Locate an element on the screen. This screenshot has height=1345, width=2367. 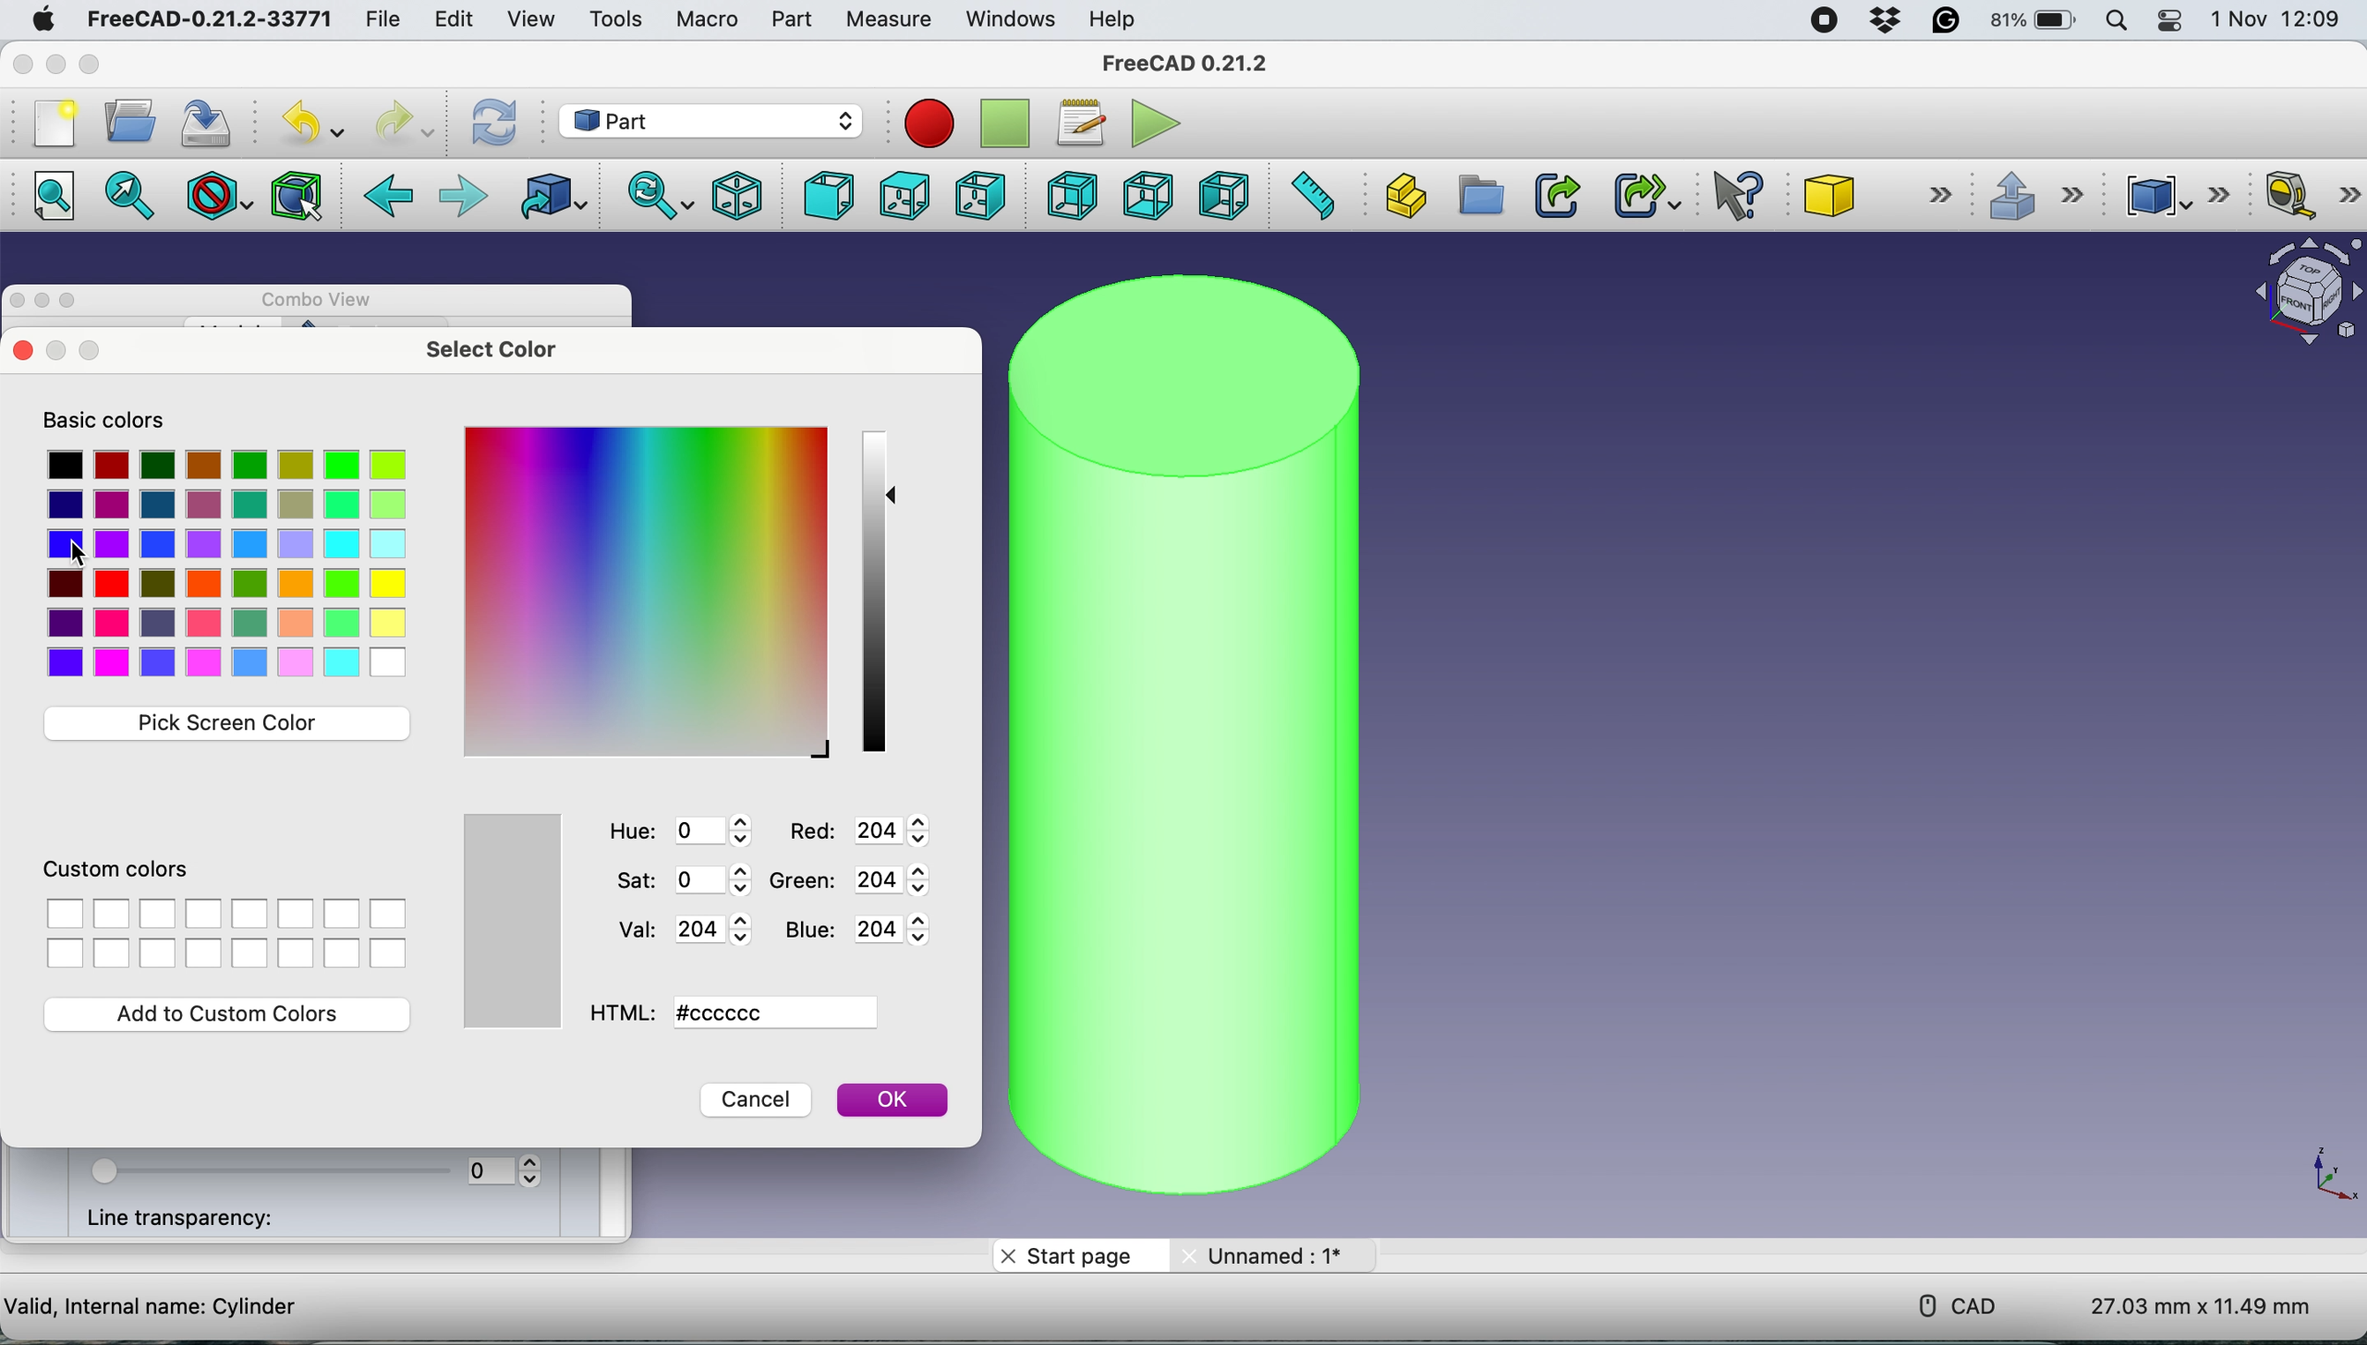
fit selection is located at coordinates (130, 198).